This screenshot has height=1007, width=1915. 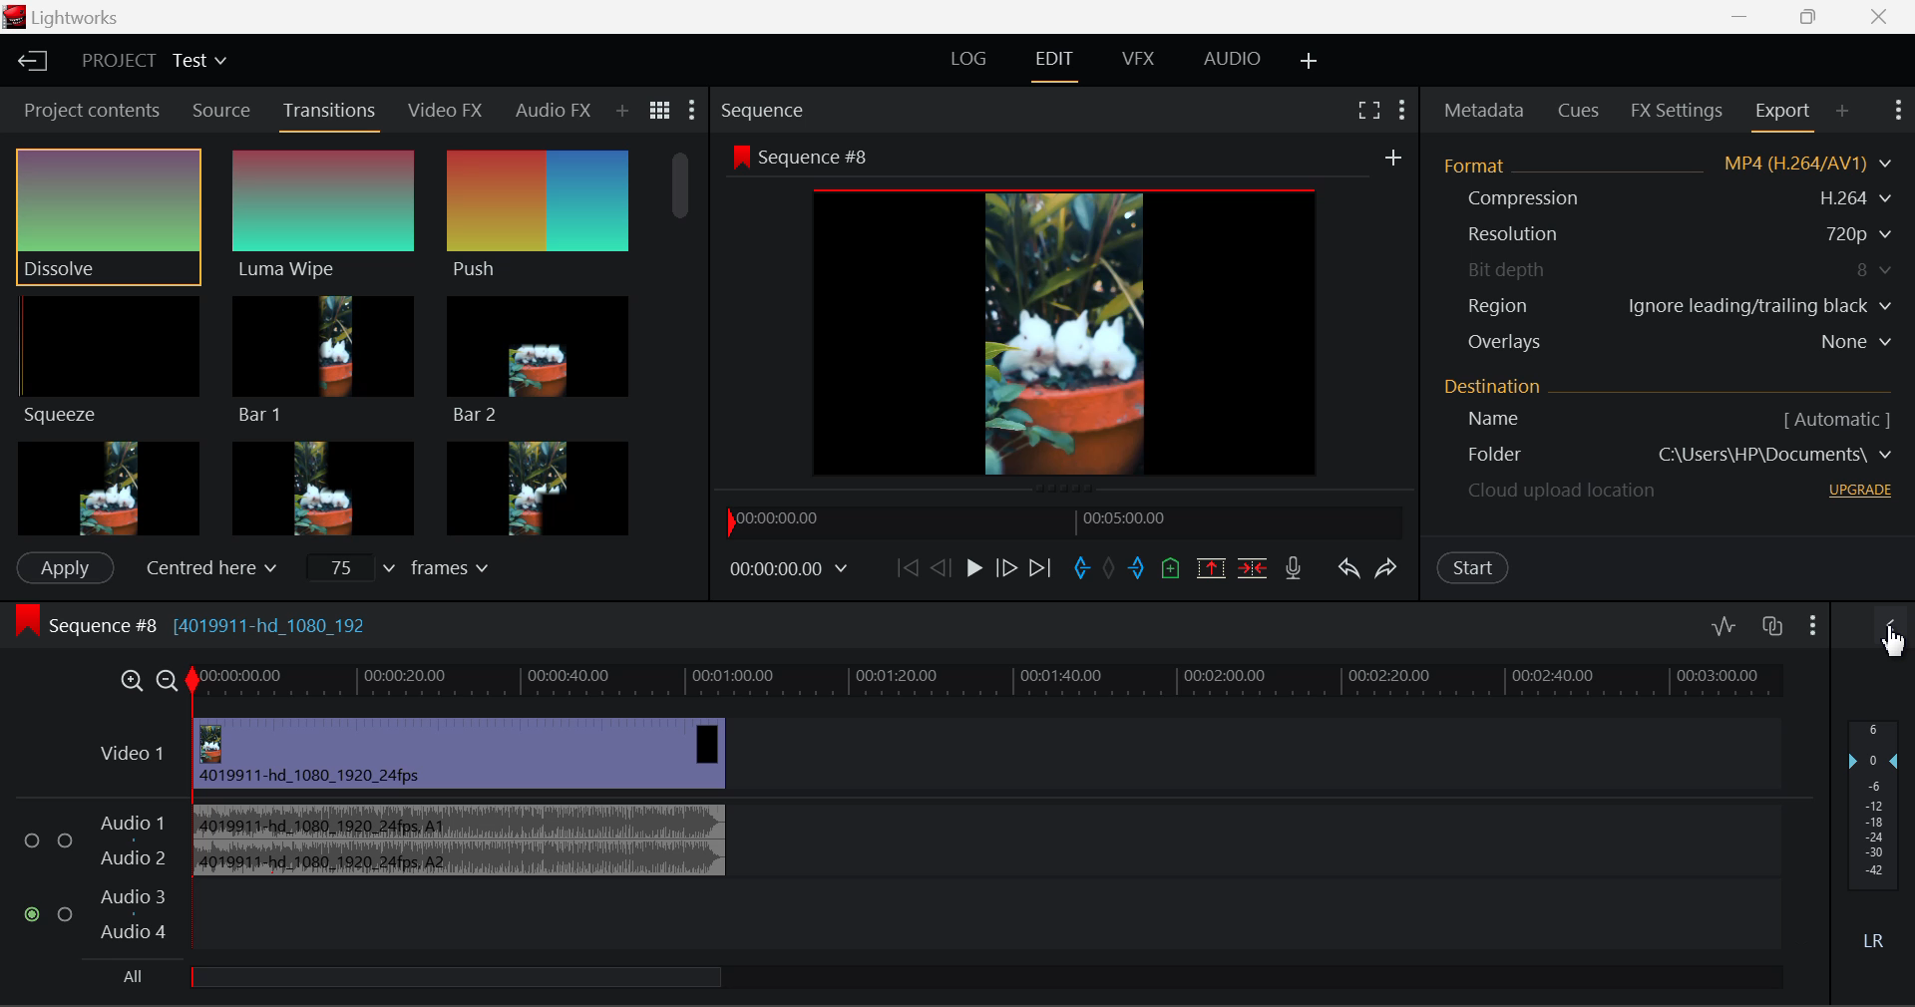 I want to click on cloud upload location - upgrade, so click(x=1666, y=490).